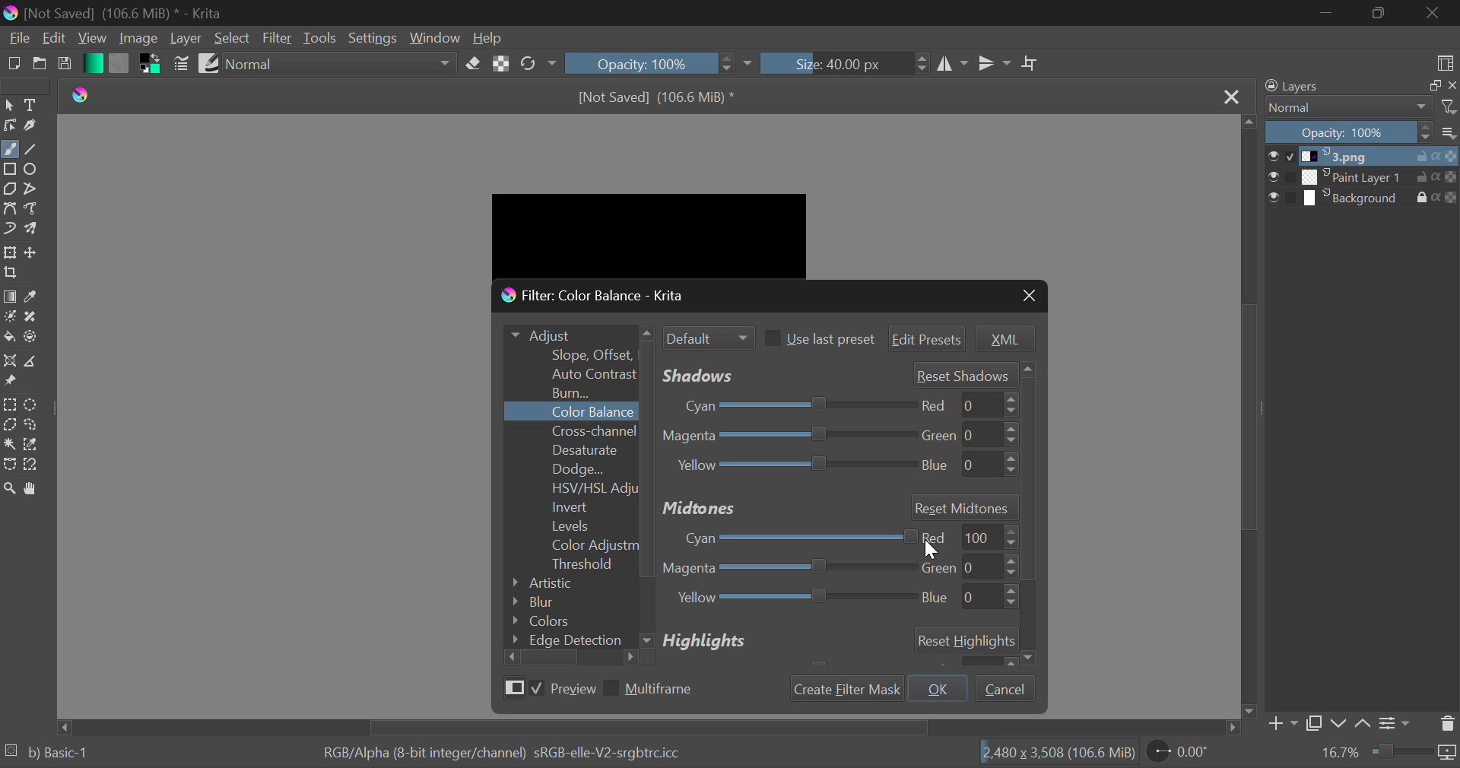  What do you see at coordinates (706, 335) in the screenshot?
I see `Filter Mode` at bounding box center [706, 335].